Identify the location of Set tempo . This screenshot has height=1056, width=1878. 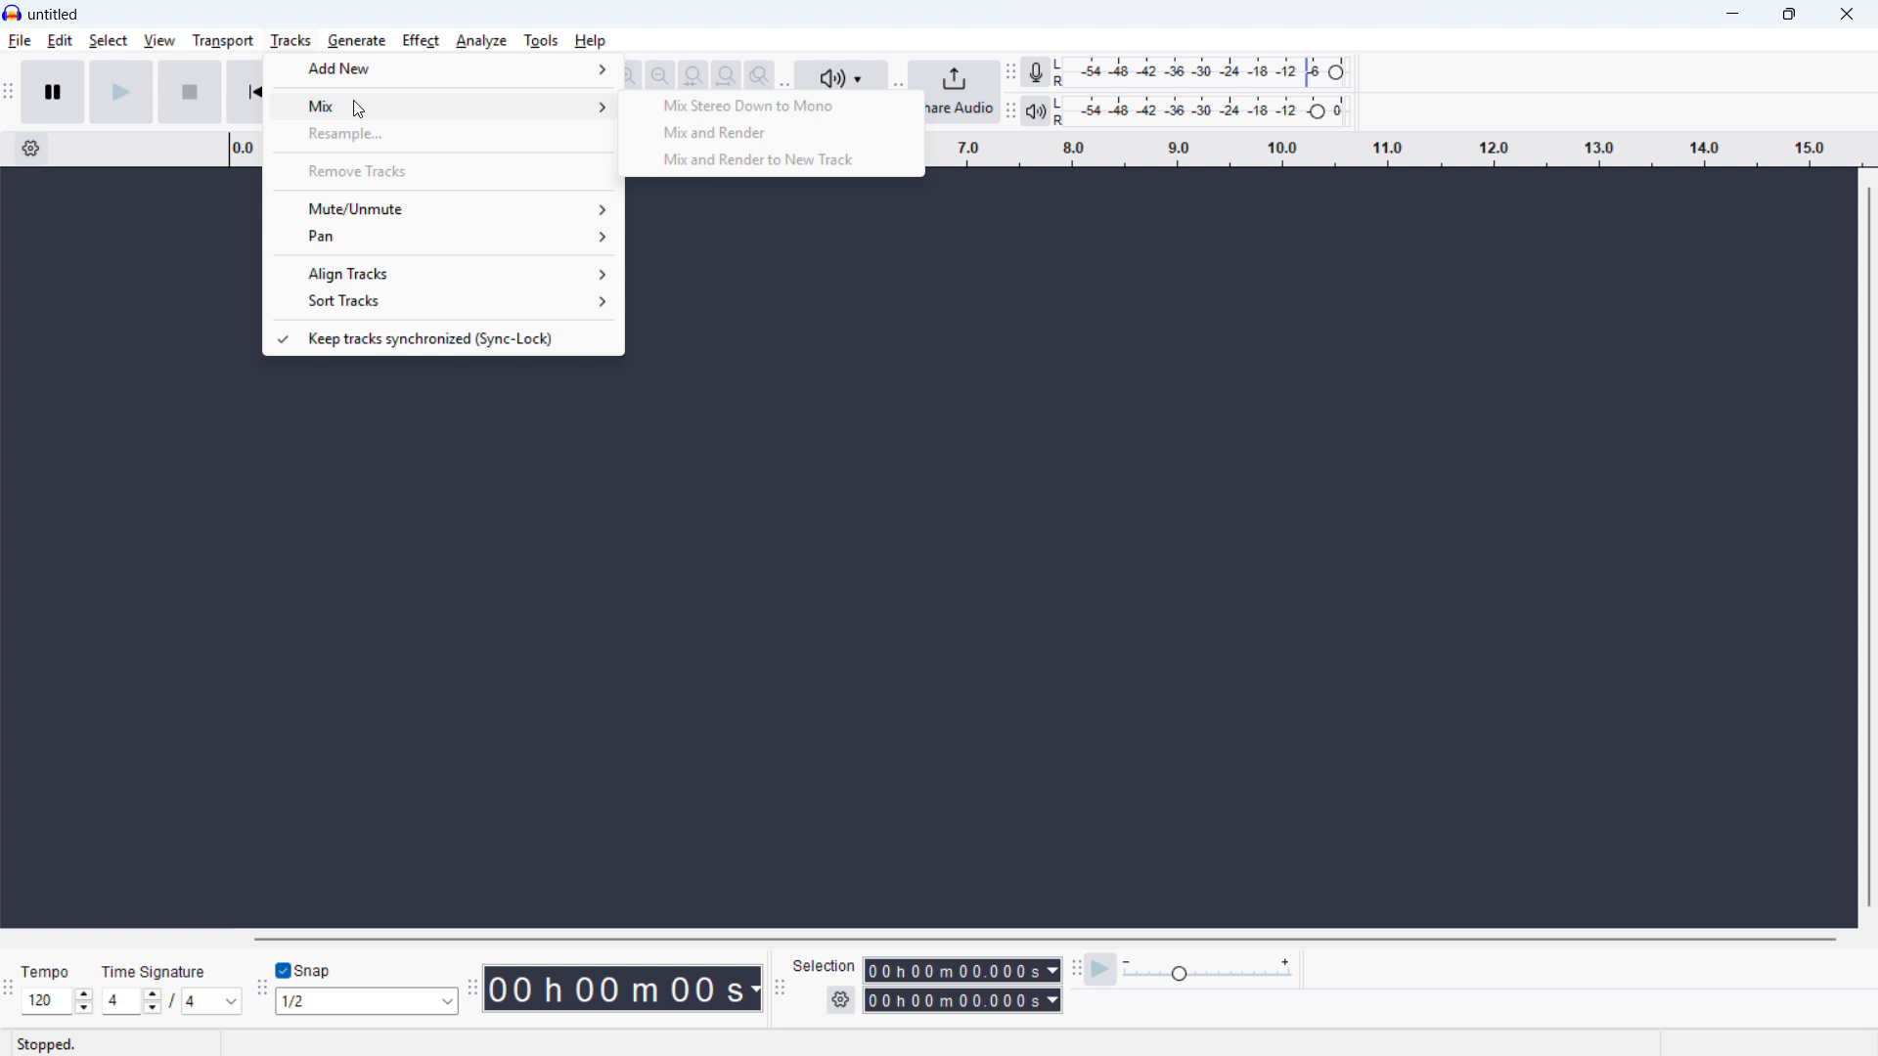
(57, 1001).